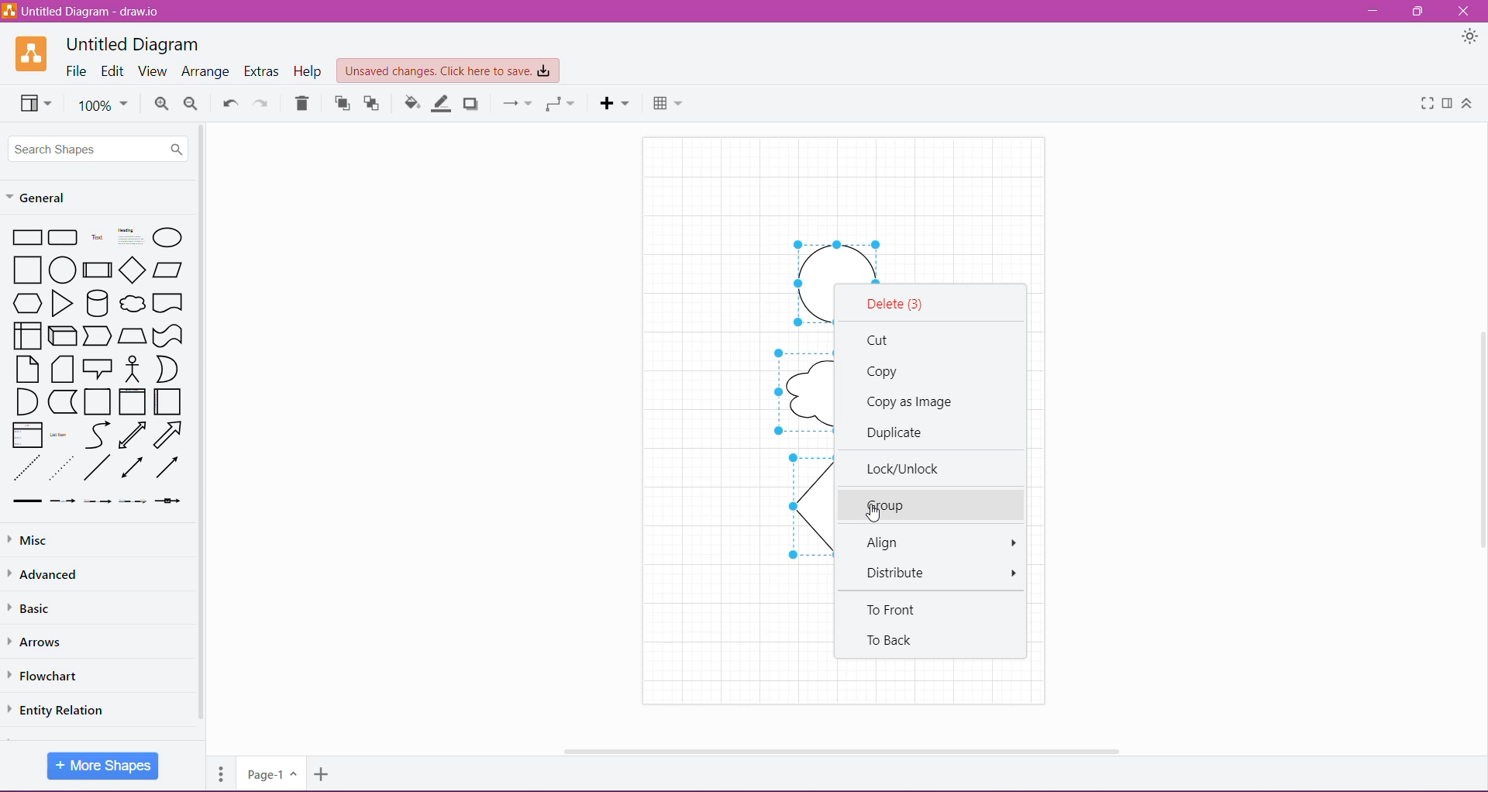 The image size is (1488, 792). I want to click on Lock/Unlock, so click(908, 468).